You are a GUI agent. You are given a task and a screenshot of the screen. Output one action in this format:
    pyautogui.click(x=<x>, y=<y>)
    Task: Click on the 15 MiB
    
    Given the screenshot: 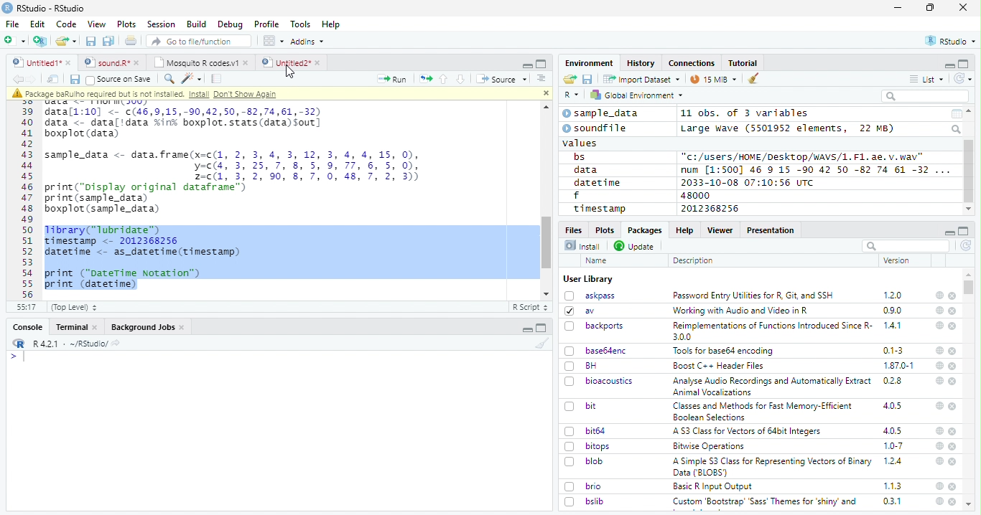 What is the action you would take?
    pyautogui.click(x=714, y=79)
    